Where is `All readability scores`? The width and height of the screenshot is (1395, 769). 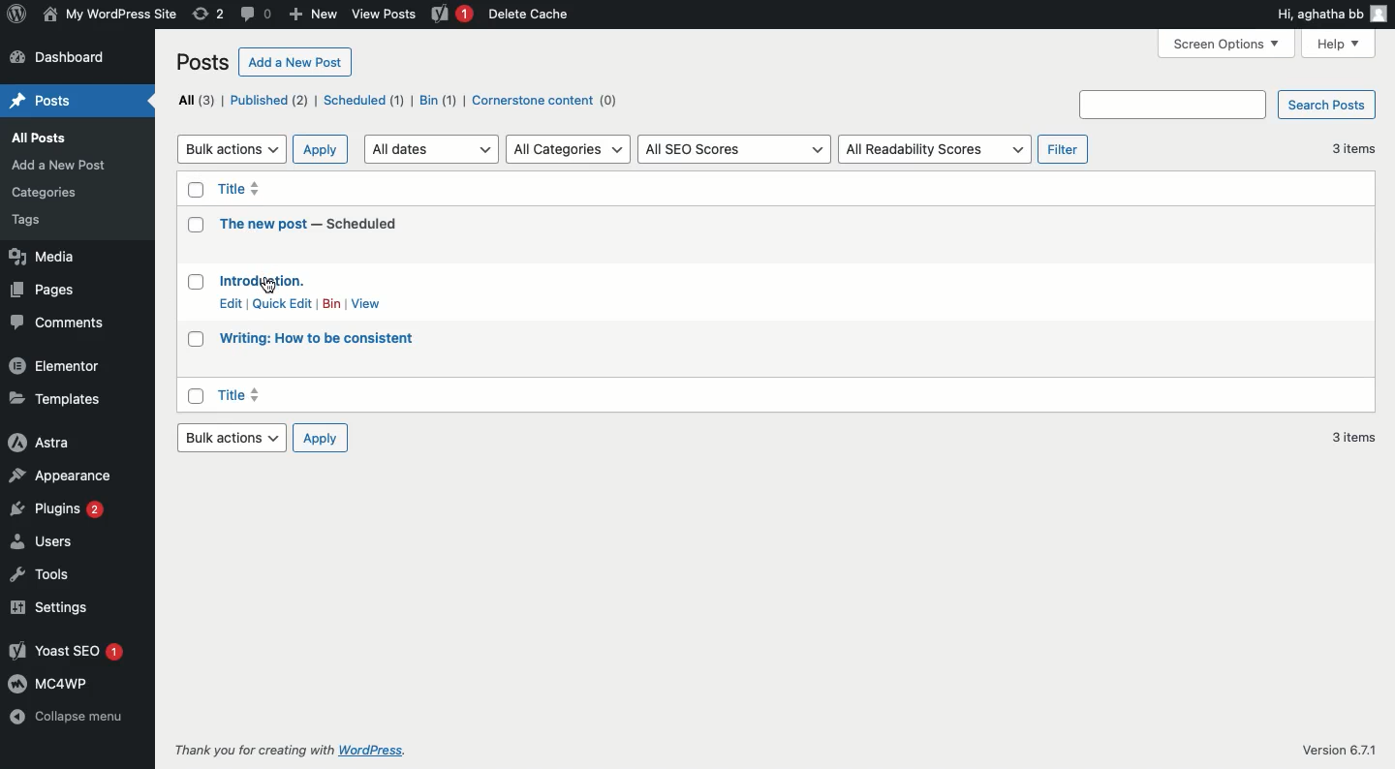
All readability scores is located at coordinates (934, 150).